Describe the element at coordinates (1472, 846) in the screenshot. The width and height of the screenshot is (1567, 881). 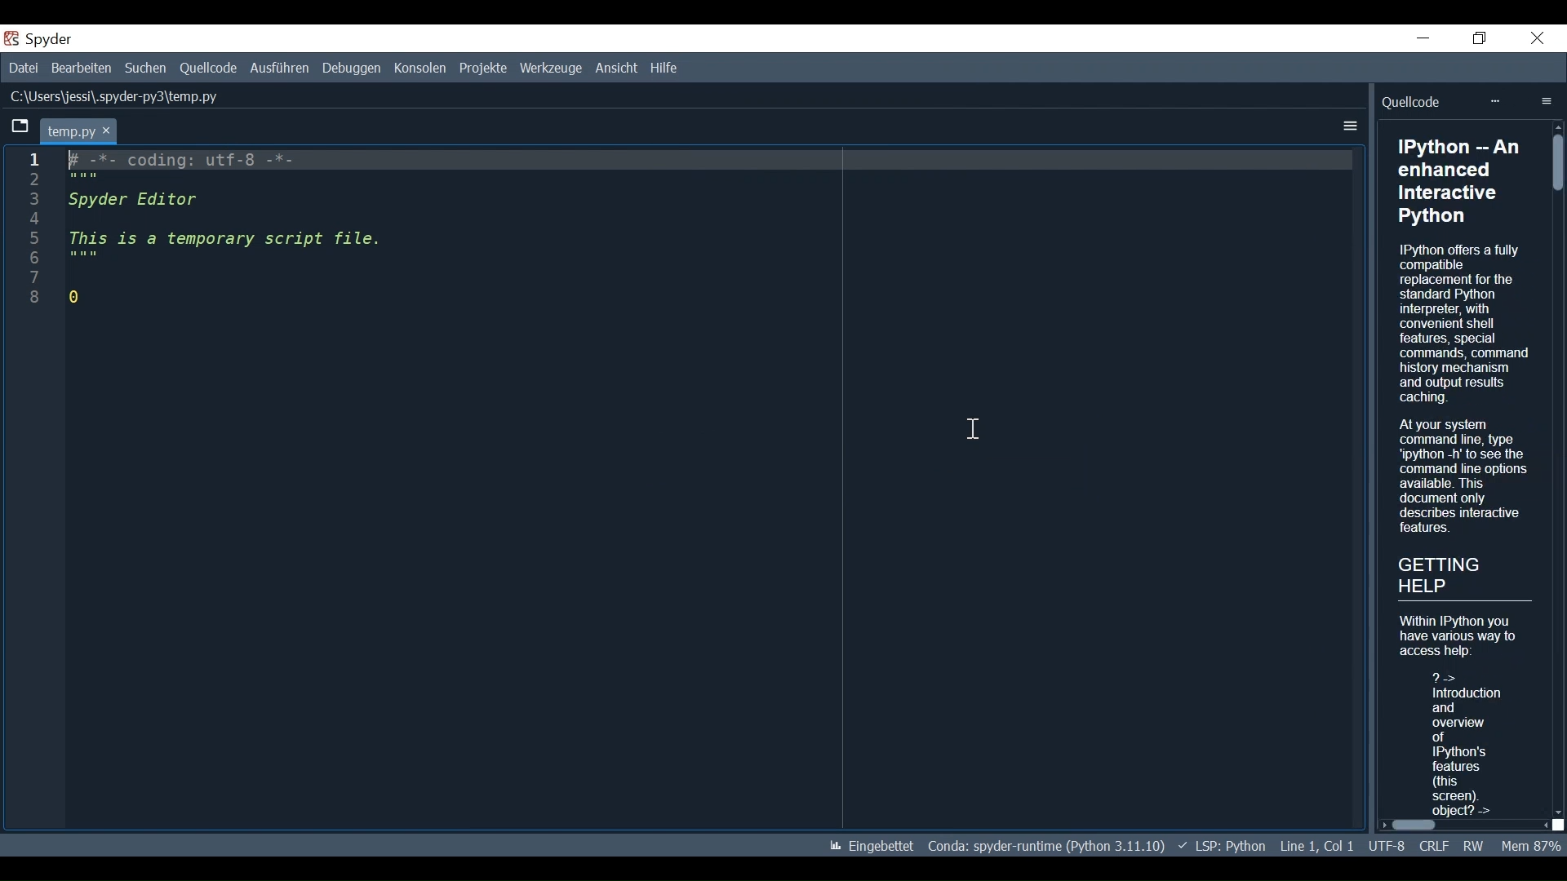
I see `RW` at that location.